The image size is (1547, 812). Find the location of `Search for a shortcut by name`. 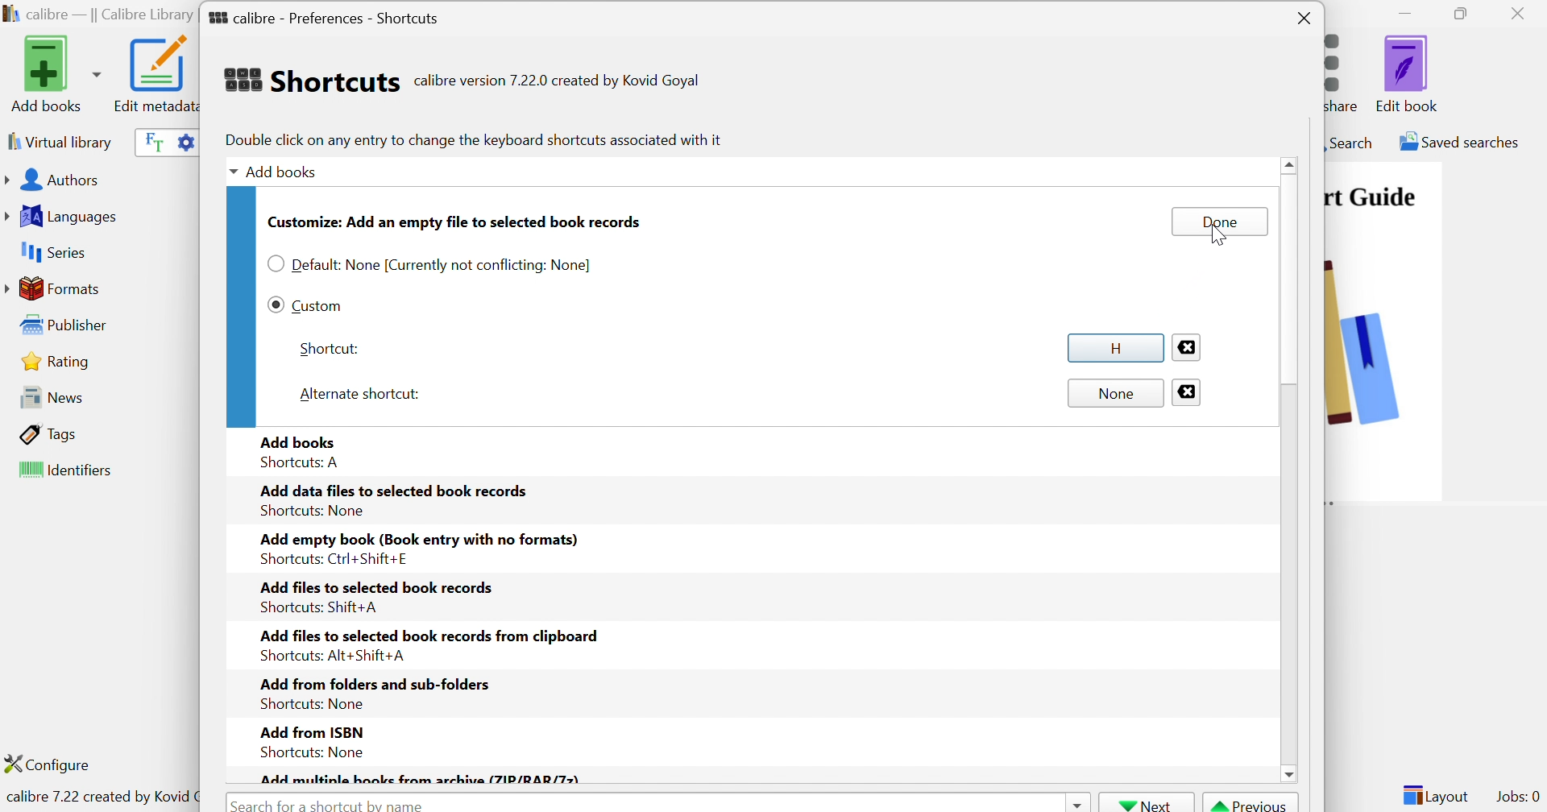

Search for a shortcut by name is located at coordinates (331, 803).